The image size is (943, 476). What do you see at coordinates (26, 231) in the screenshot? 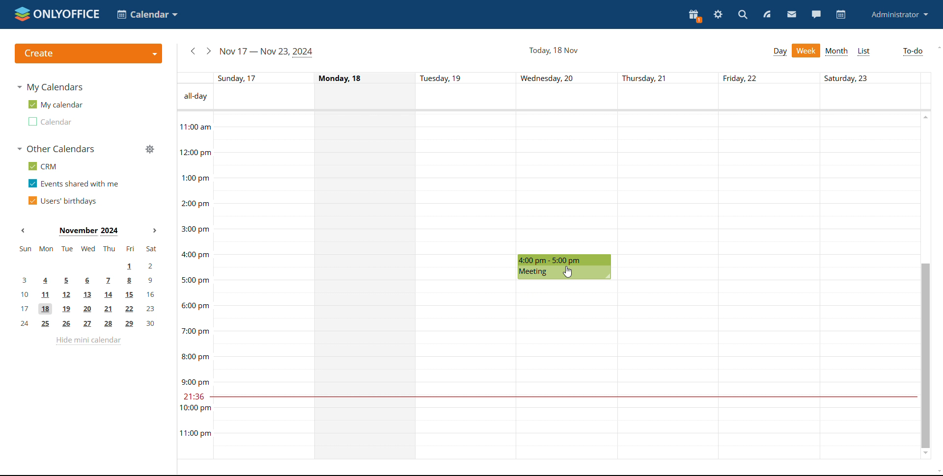
I see `previous month` at bounding box center [26, 231].